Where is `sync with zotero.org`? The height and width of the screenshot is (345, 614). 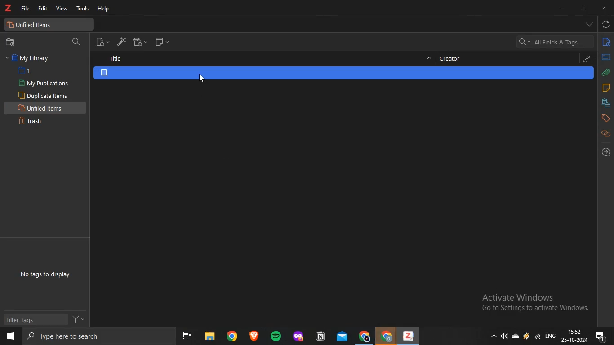 sync with zotero.org is located at coordinates (606, 23).